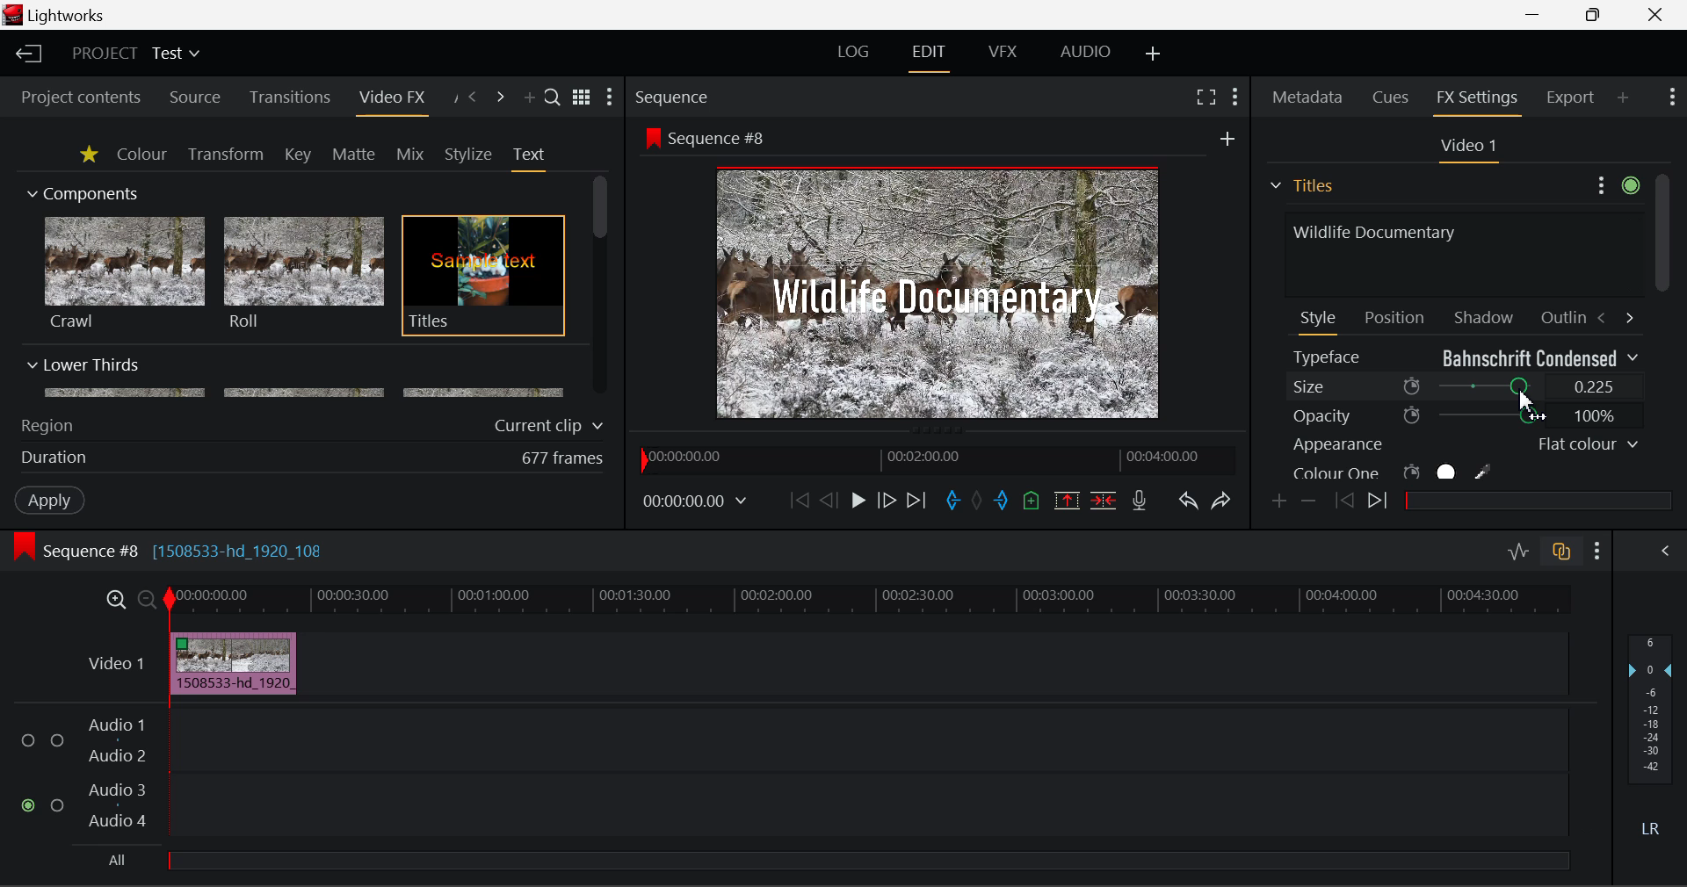 The image size is (1687, 887). I want to click on Play, so click(858, 500).